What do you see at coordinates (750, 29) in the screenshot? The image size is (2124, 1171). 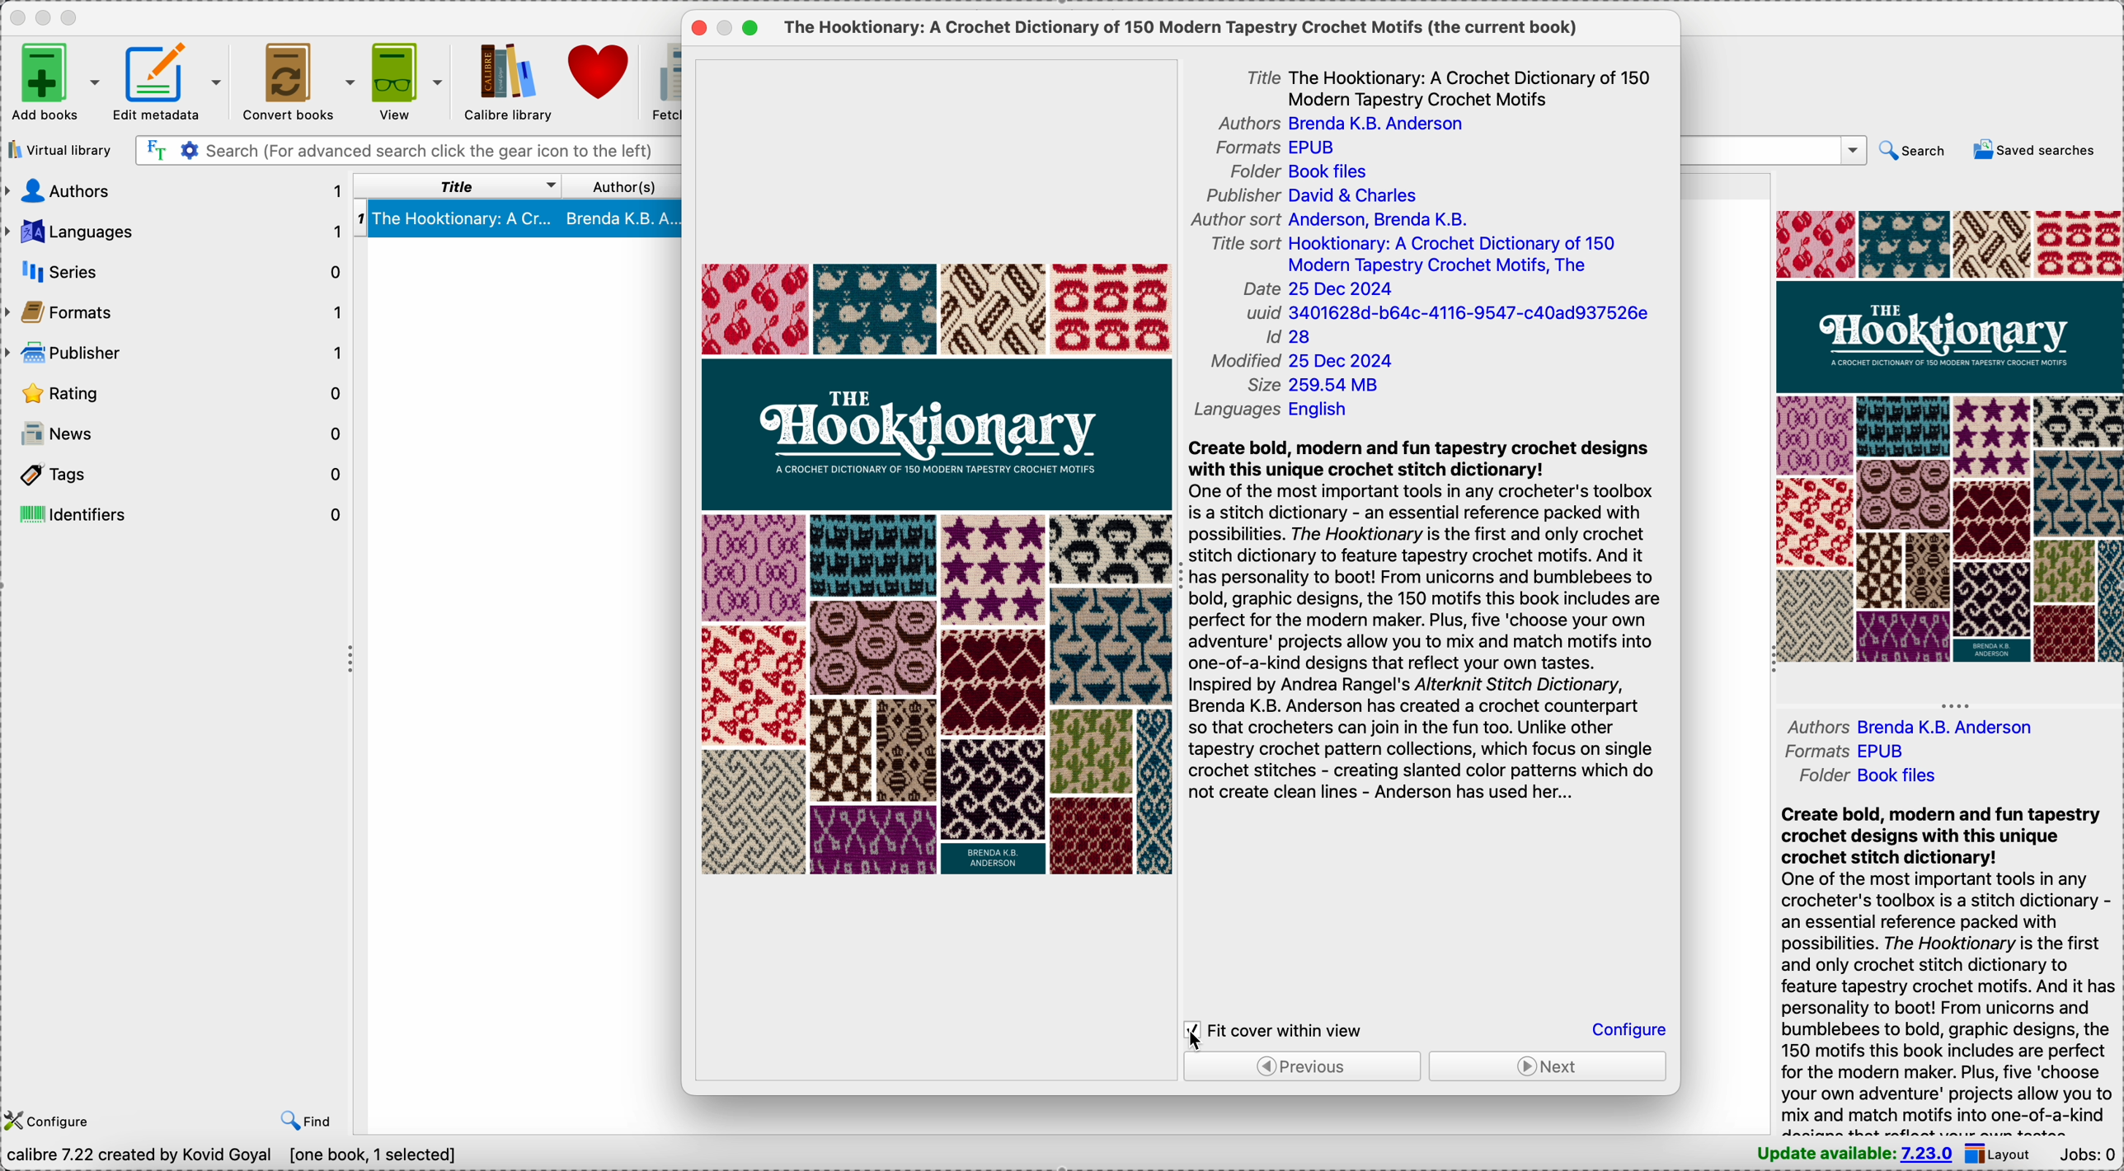 I see `maximize popup` at bounding box center [750, 29].